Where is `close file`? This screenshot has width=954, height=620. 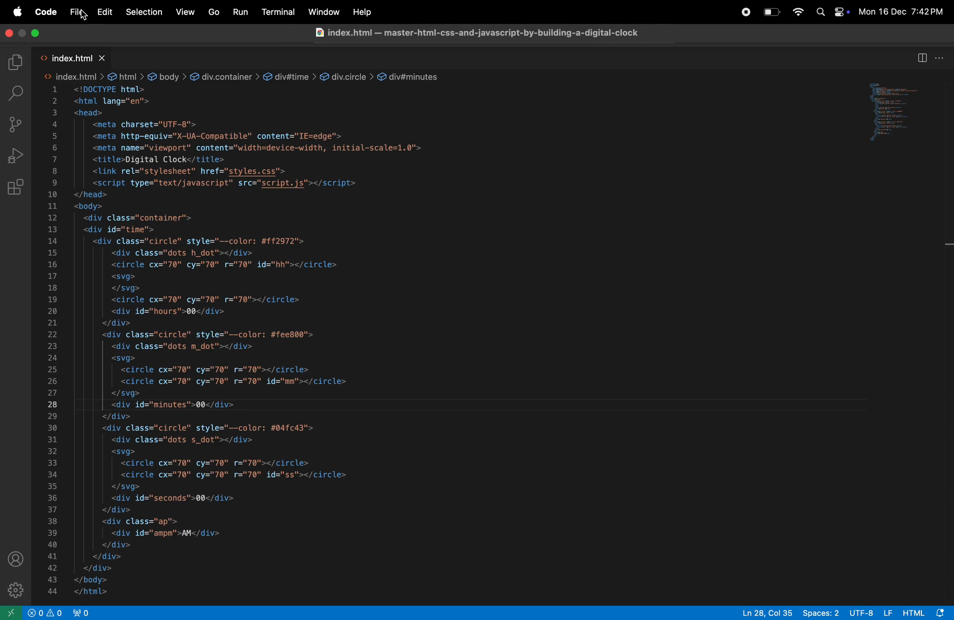
close file is located at coordinates (105, 58).